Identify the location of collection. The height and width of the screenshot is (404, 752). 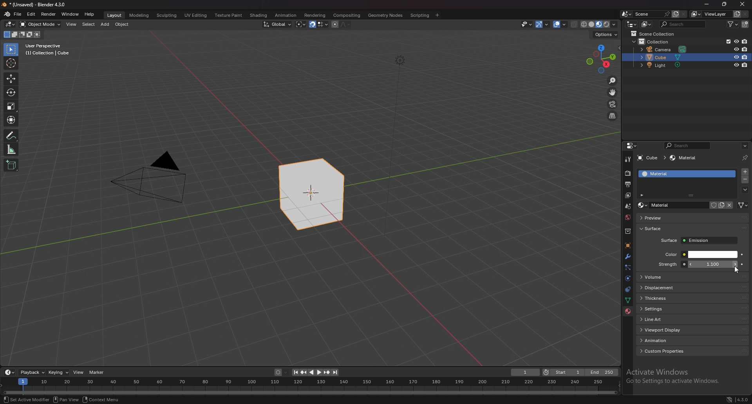
(628, 231).